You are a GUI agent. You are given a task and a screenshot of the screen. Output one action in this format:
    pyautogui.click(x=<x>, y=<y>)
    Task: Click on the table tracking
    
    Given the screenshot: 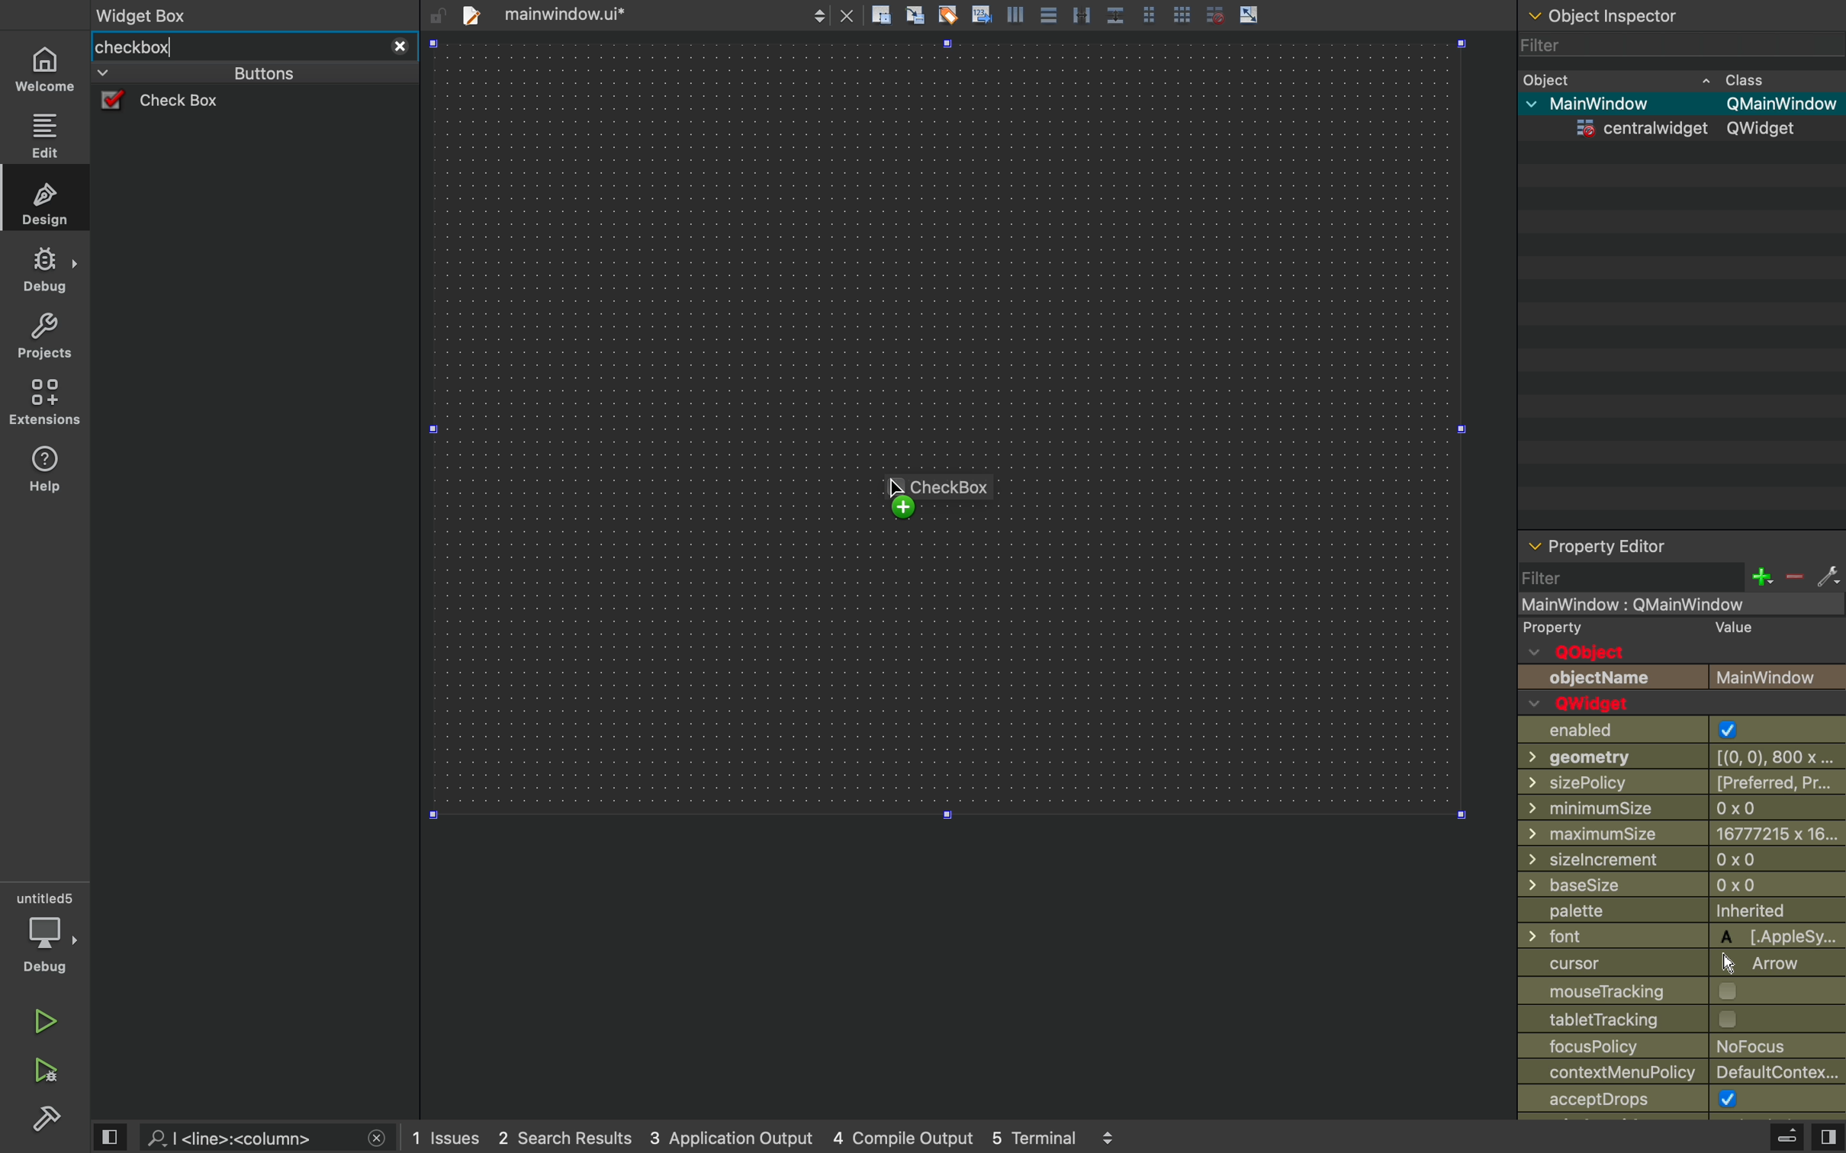 What is the action you would take?
    pyautogui.click(x=1635, y=1019)
    